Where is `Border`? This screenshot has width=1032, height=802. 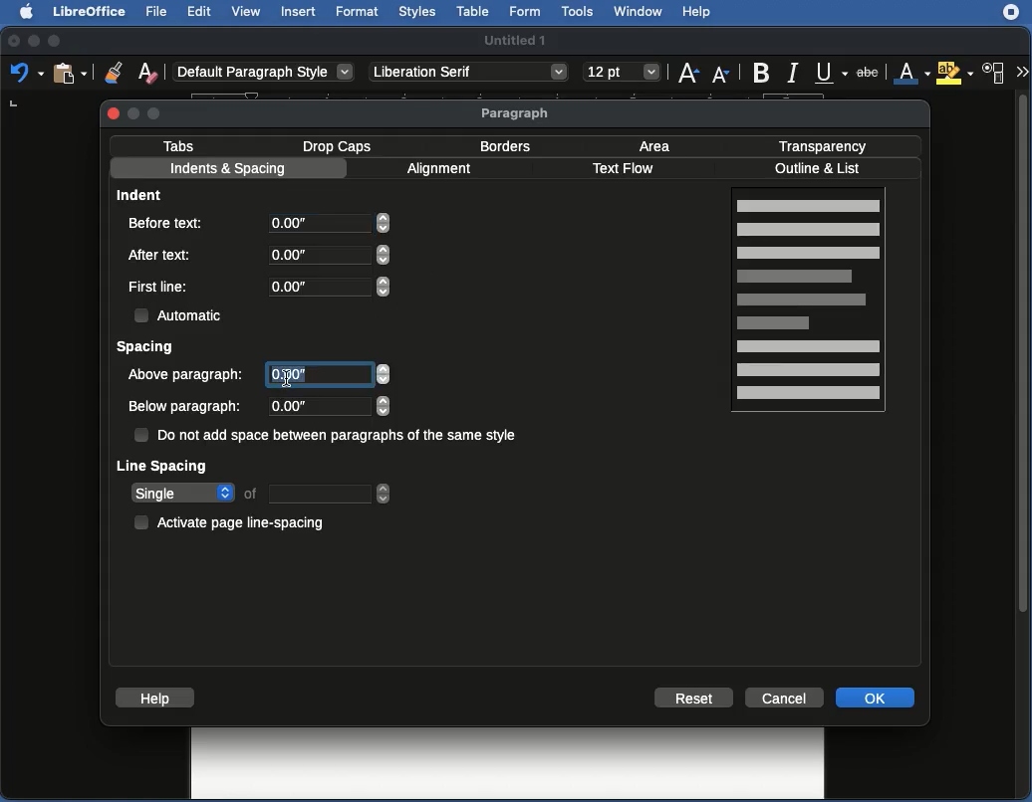
Border is located at coordinates (506, 146).